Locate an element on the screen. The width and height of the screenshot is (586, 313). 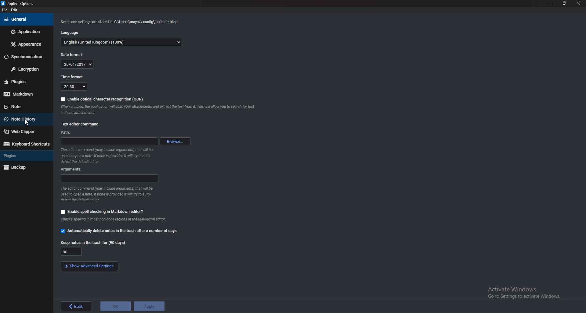
Info is located at coordinates (120, 22).